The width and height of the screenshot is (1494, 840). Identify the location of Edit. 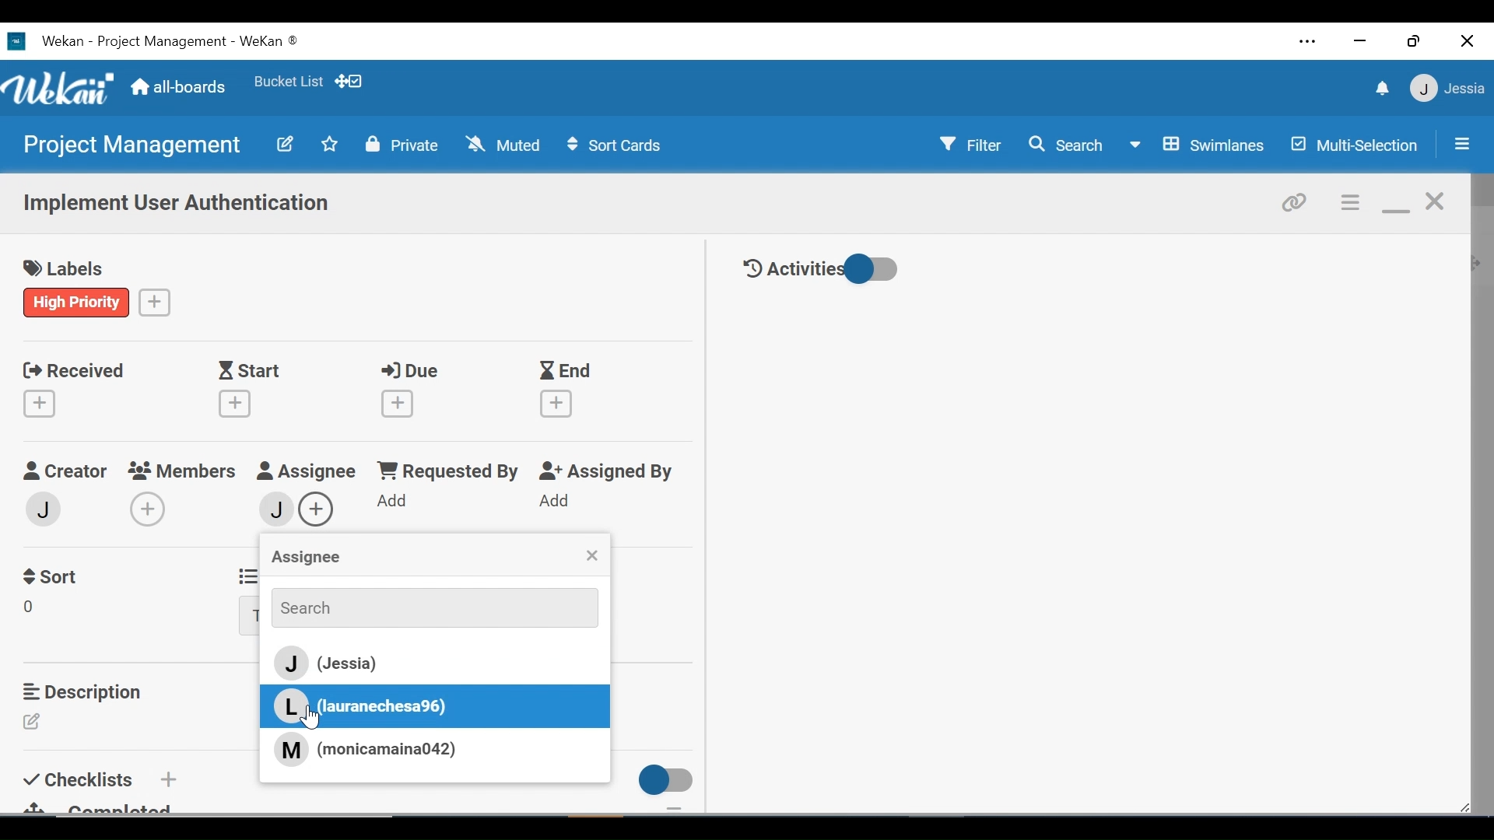
(37, 723).